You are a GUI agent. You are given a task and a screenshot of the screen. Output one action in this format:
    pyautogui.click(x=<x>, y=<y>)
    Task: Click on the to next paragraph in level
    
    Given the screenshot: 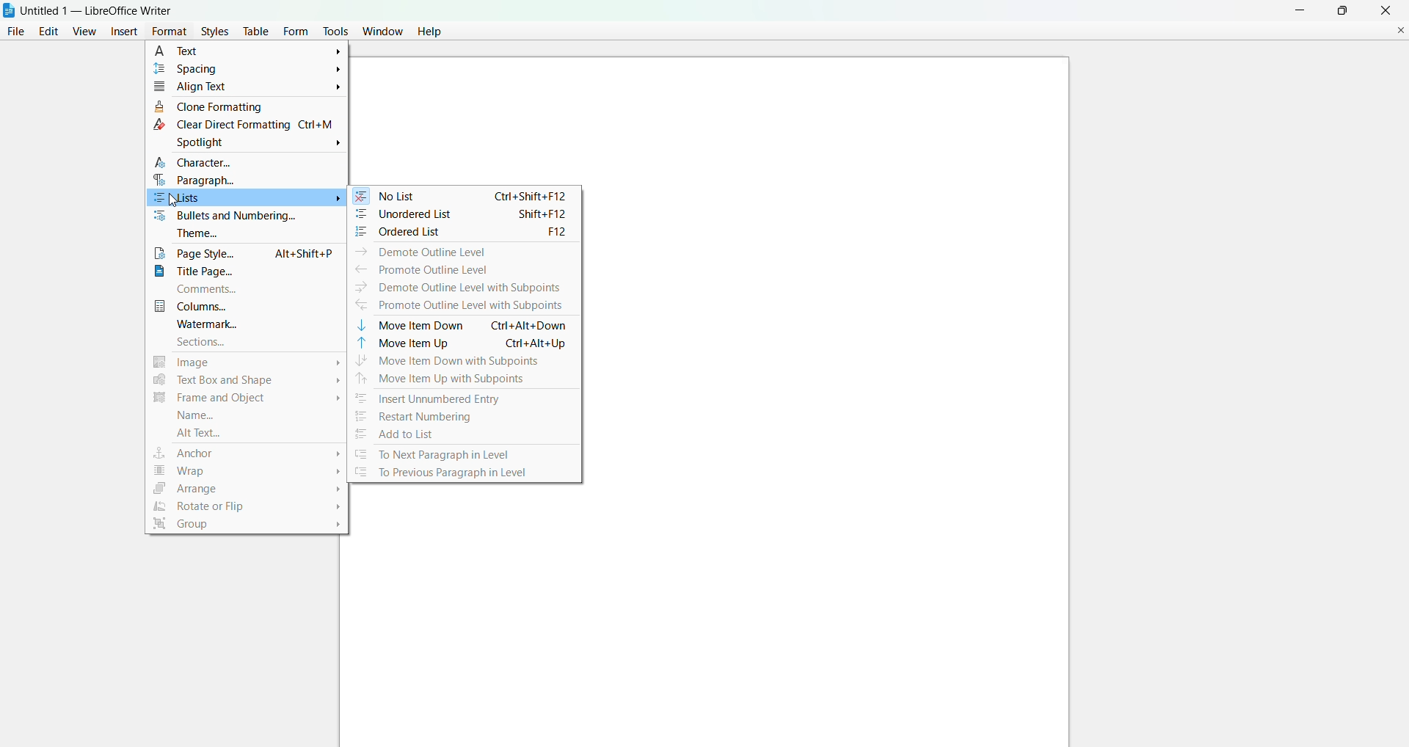 What is the action you would take?
    pyautogui.click(x=439, y=453)
    